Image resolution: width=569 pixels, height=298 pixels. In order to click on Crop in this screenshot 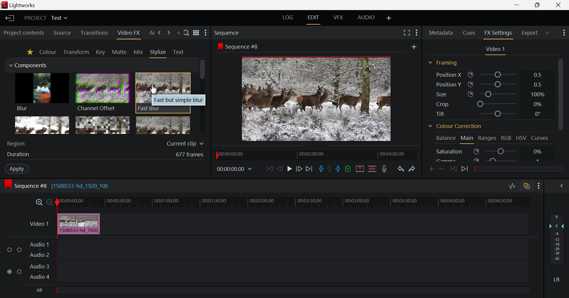, I will do `click(491, 104)`.